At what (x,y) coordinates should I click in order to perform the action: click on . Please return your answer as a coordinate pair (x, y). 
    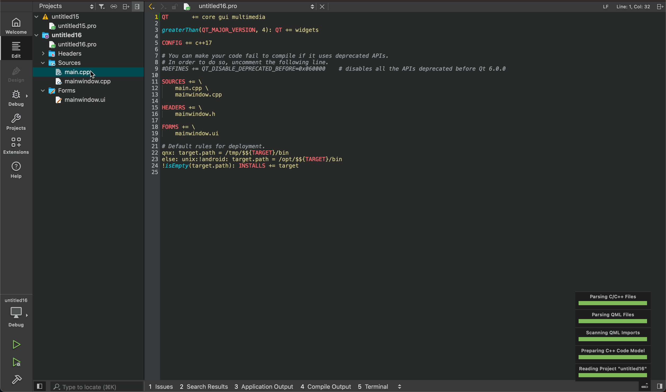
    Looking at the image, I should click on (613, 335).